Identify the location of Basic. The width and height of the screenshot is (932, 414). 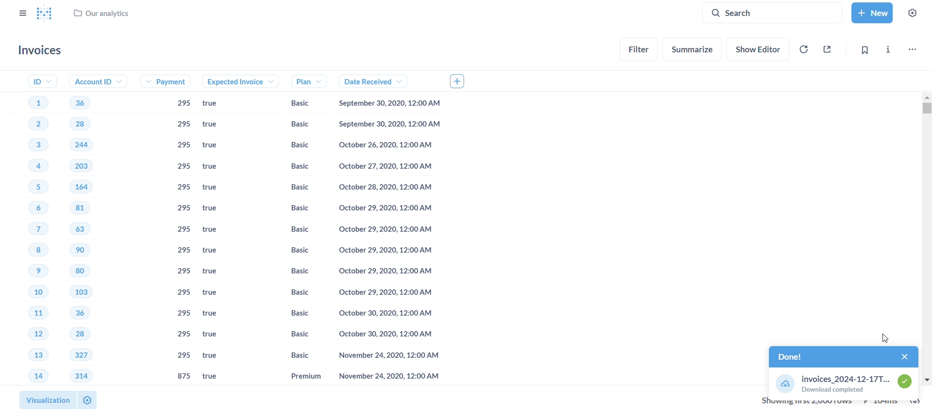
(292, 209).